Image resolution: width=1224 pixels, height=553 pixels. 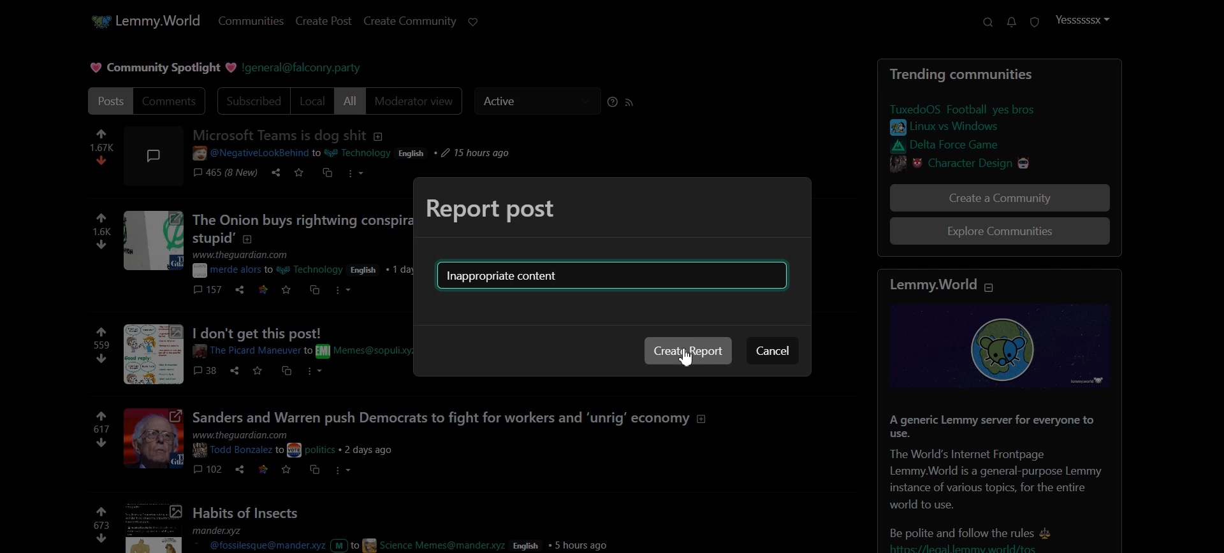 What do you see at coordinates (252, 101) in the screenshot?
I see `Subscribed` at bounding box center [252, 101].